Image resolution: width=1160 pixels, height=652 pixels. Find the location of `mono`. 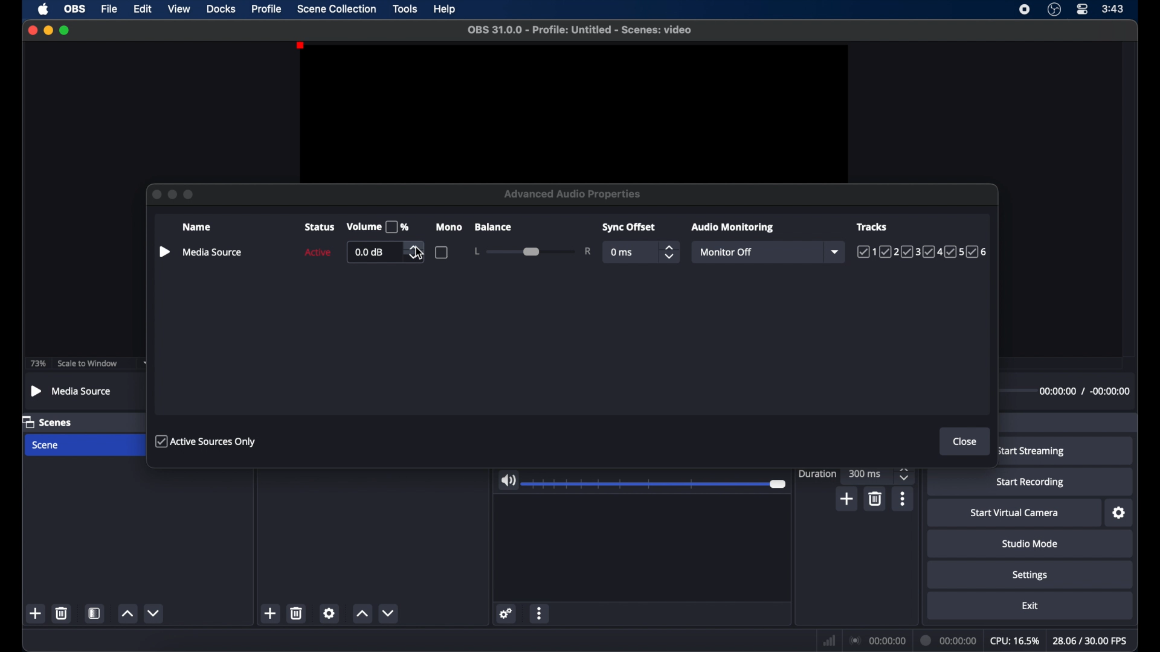

mono is located at coordinates (449, 227).